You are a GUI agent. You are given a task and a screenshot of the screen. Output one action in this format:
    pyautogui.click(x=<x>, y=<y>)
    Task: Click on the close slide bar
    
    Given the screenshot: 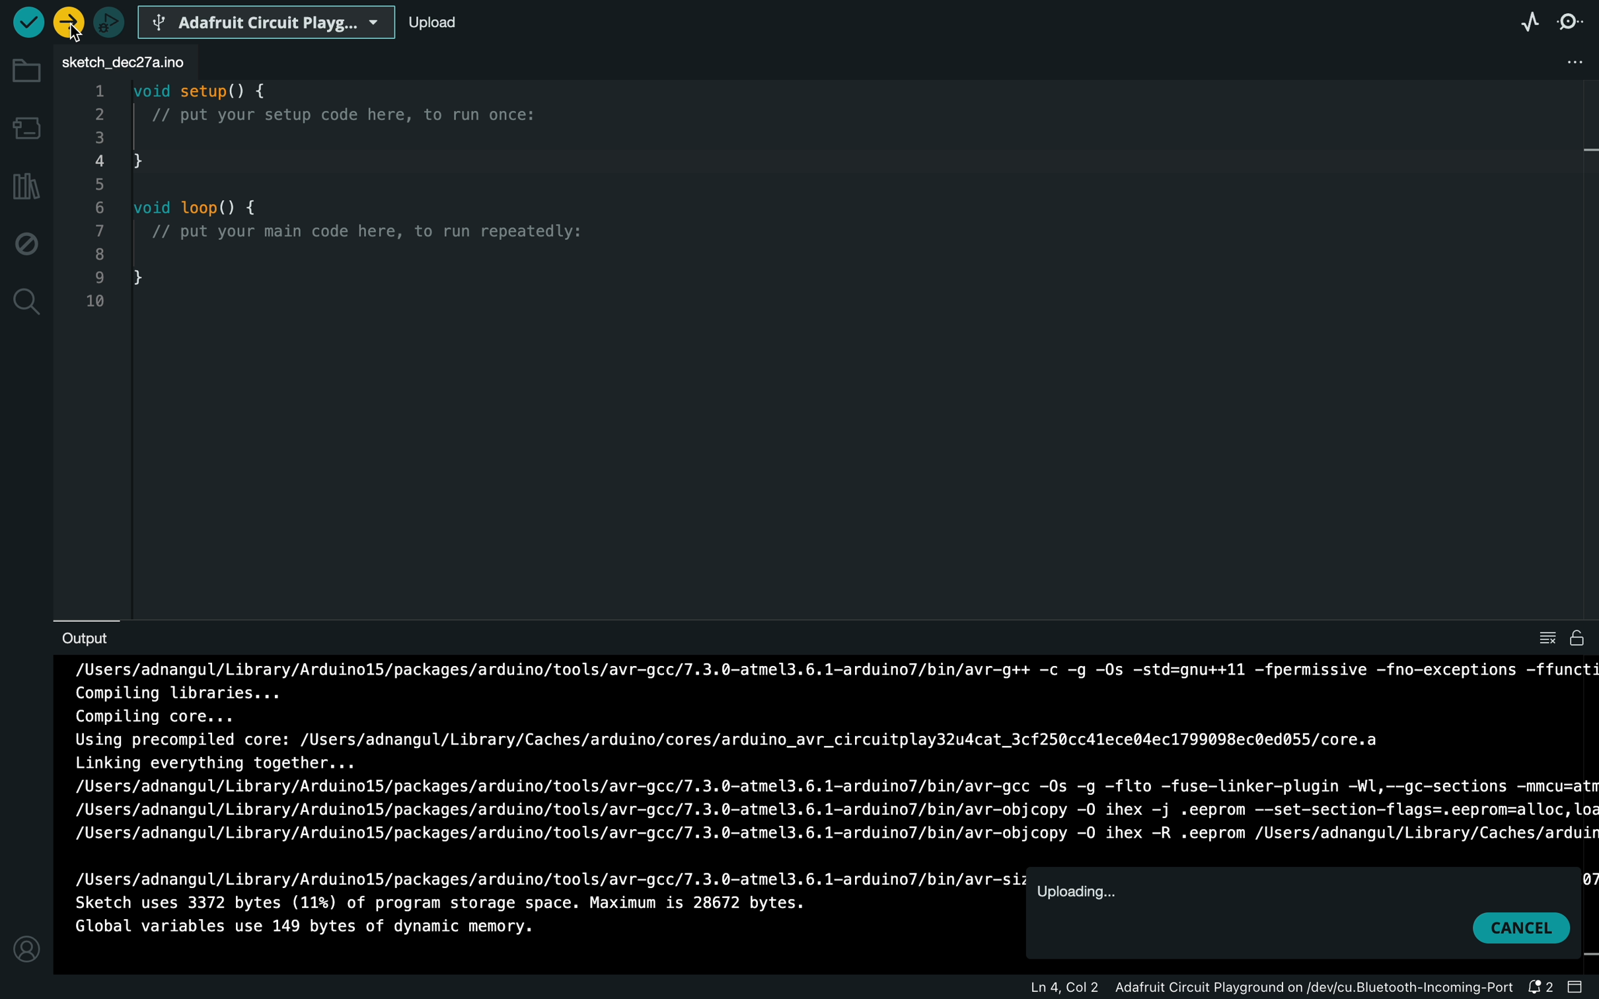 What is the action you would take?
    pyautogui.click(x=1579, y=987)
    